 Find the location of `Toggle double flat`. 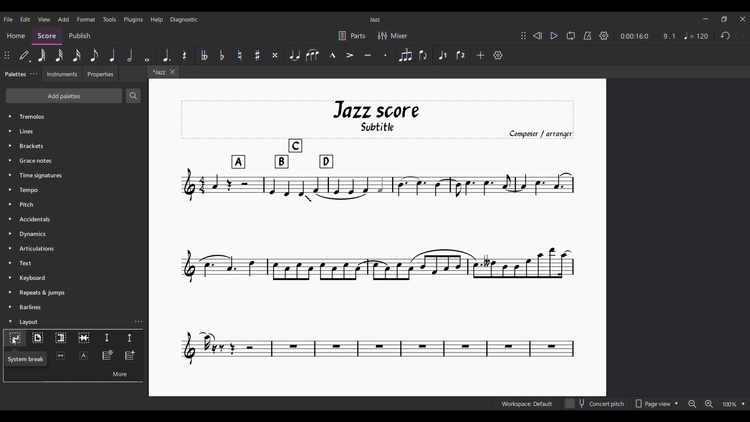

Toggle double flat is located at coordinates (204, 55).